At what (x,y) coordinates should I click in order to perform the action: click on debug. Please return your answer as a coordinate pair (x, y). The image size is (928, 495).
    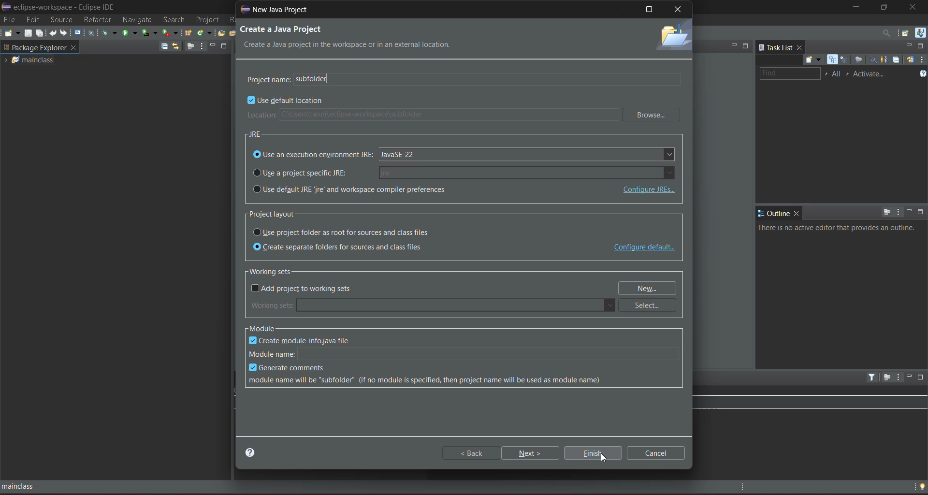
    Looking at the image, I should click on (110, 32).